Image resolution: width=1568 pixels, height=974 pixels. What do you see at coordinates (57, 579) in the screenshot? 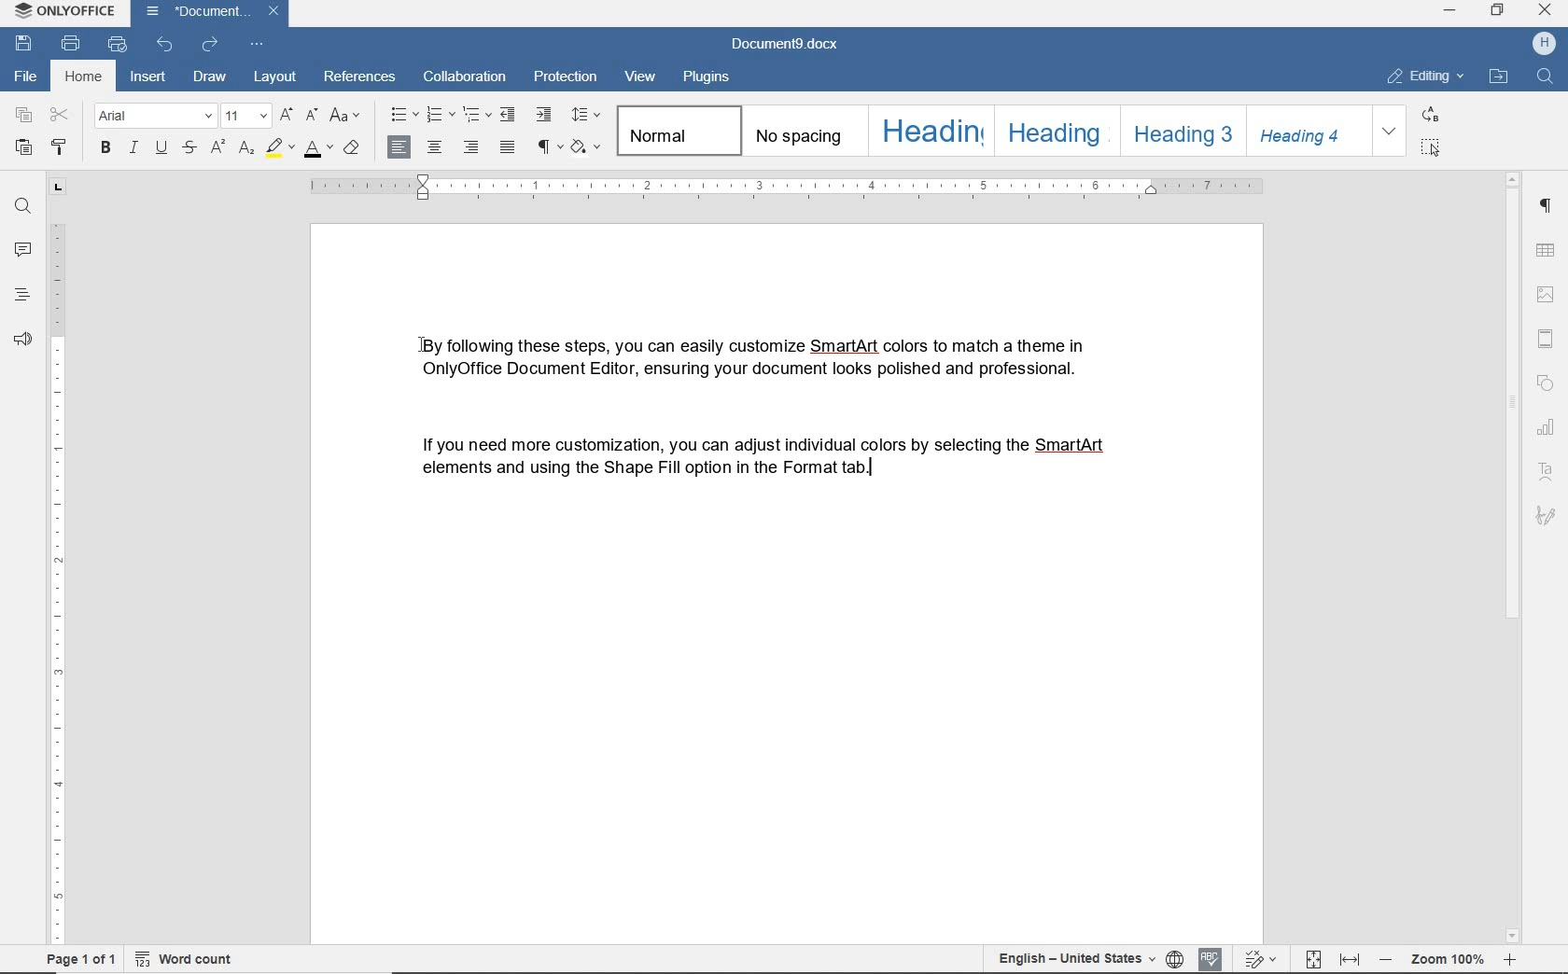
I see `ruler` at bounding box center [57, 579].